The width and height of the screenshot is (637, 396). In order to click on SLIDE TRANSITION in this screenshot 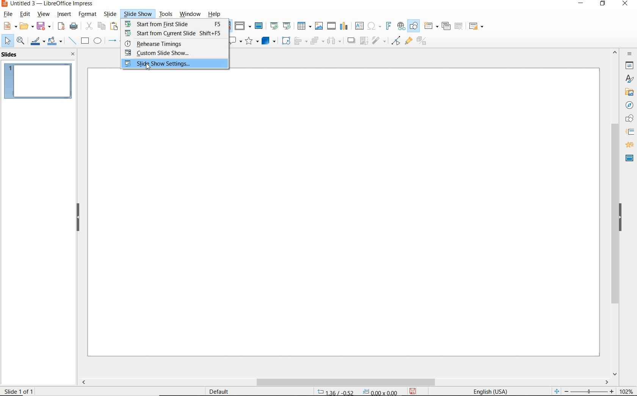, I will do `click(628, 132)`.